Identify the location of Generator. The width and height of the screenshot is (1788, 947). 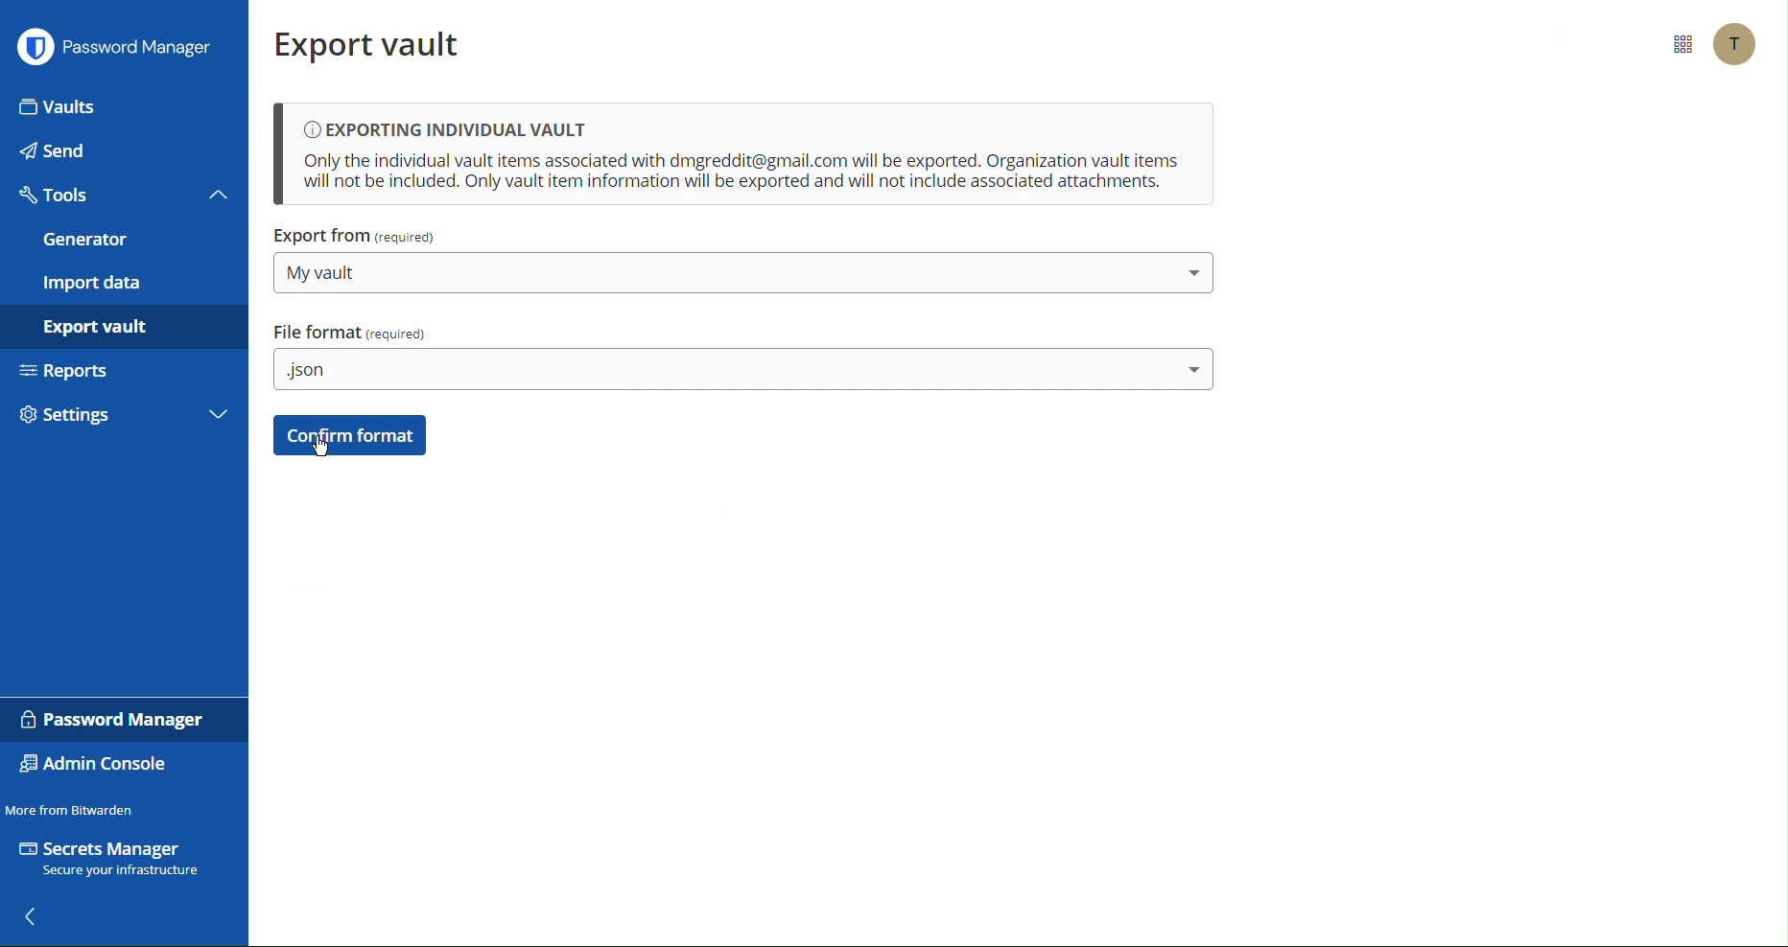
(86, 241).